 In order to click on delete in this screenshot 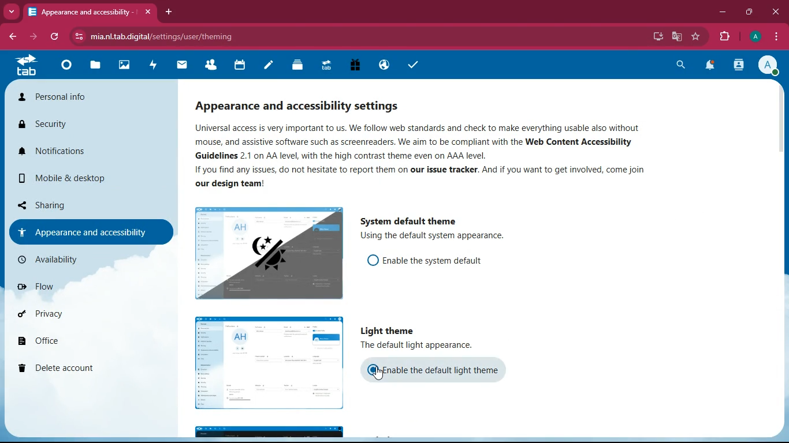, I will do `click(88, 367)`.